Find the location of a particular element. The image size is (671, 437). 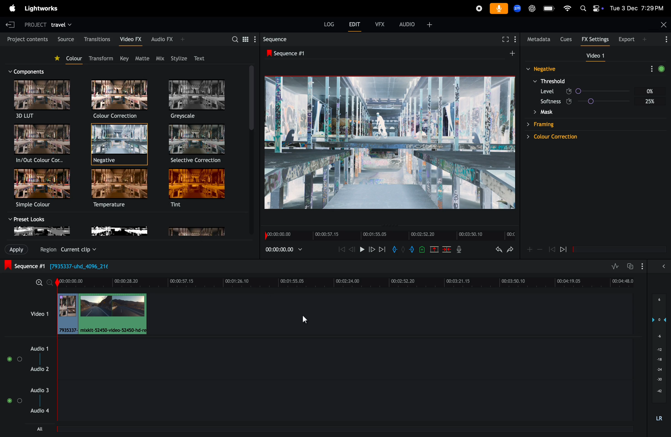

battery is located at coordinates (549, 8).